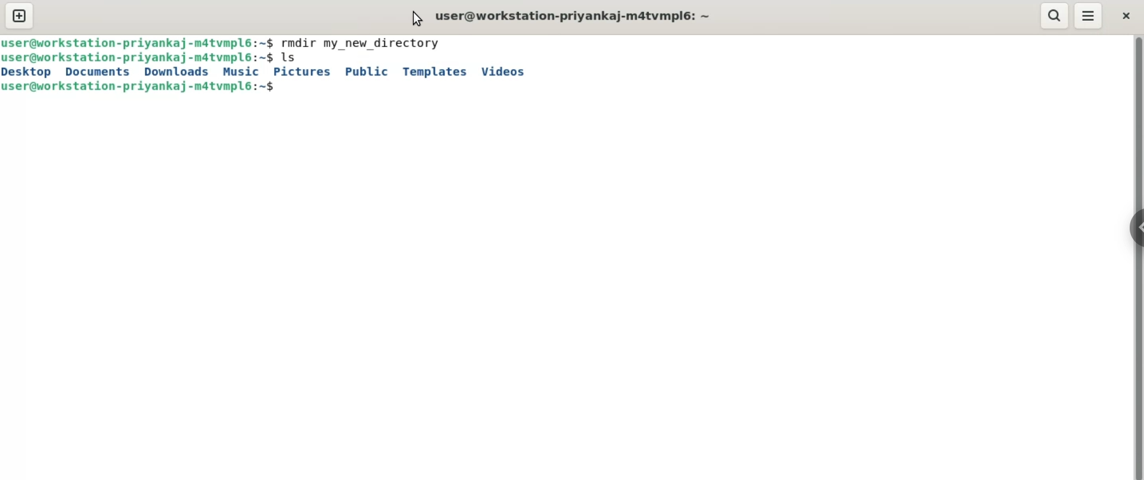  What do you see at coordinates (577, 15) in the screenshot?
I see `user@workstation-priyanka-m4tvmpl6:~` at bounding box center [577, 15].